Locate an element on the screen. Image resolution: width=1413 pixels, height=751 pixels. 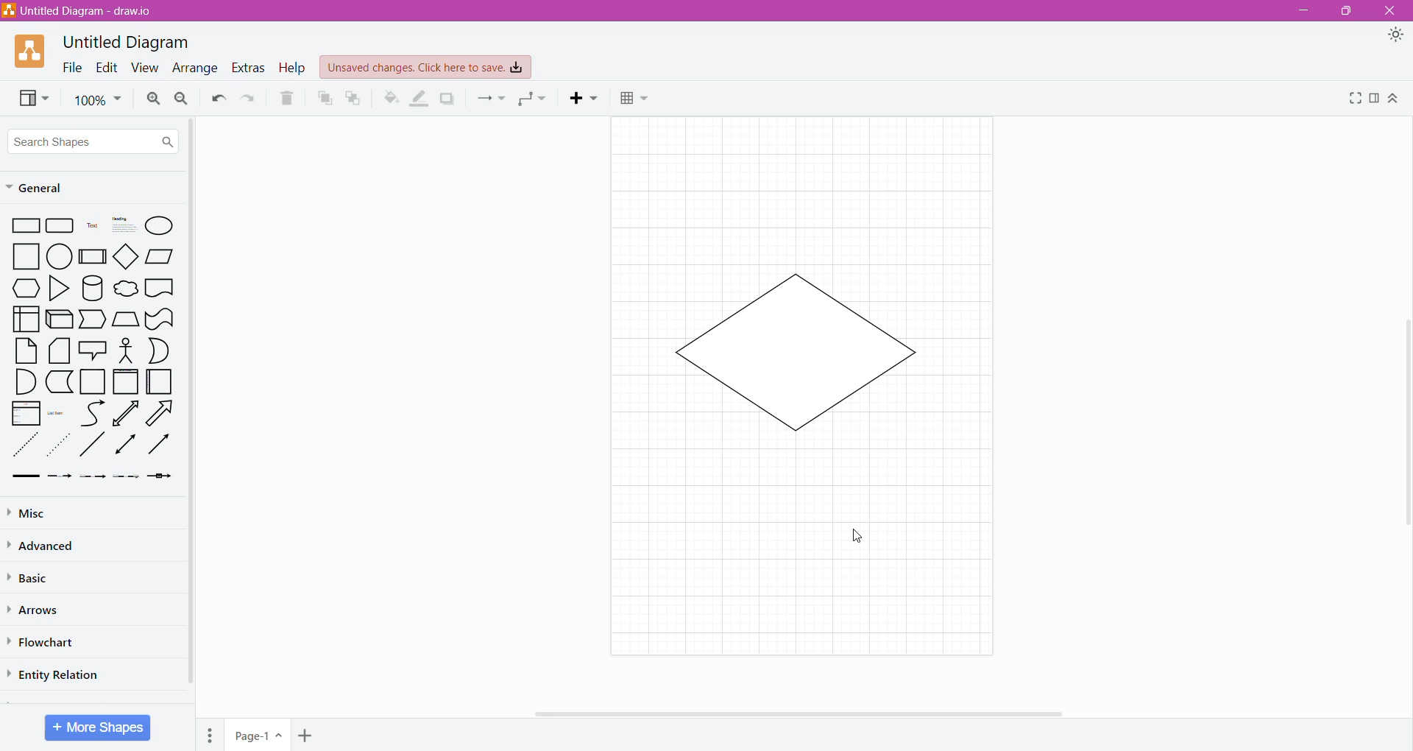
Application Logo is located at coordinates (31, 52).